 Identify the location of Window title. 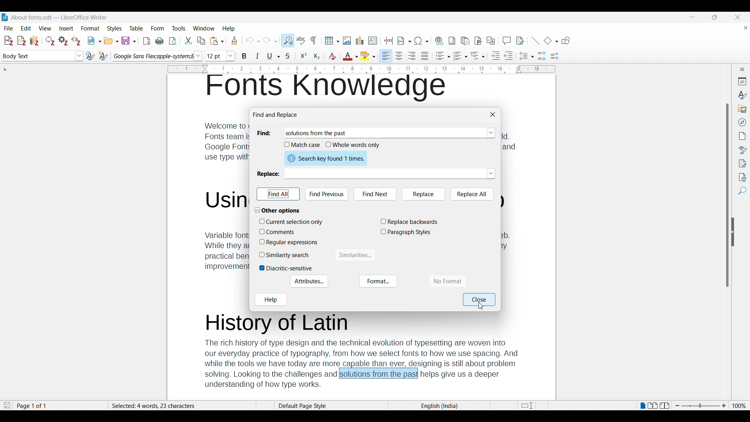
(276, 115).